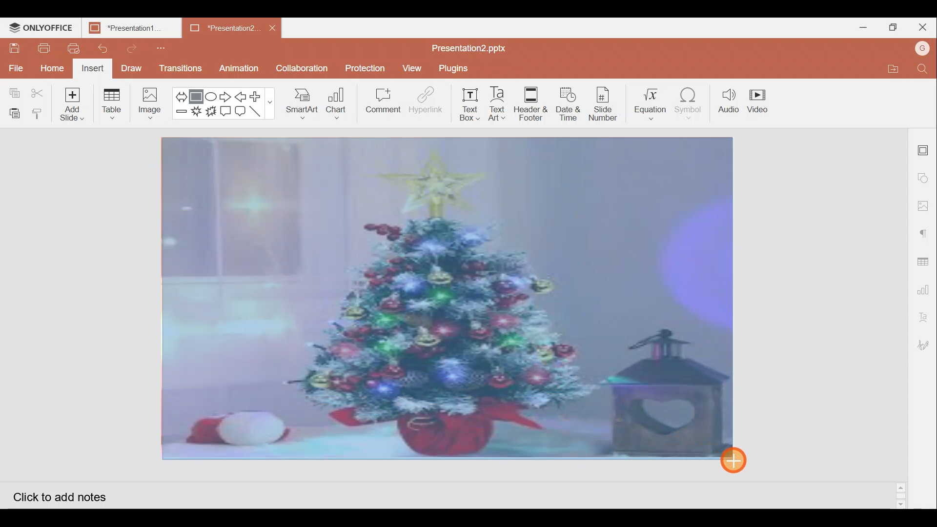 Image resolution: width=937 pixels, height=527 pixels. I want to click on Explosion 2, so click(211, 115).